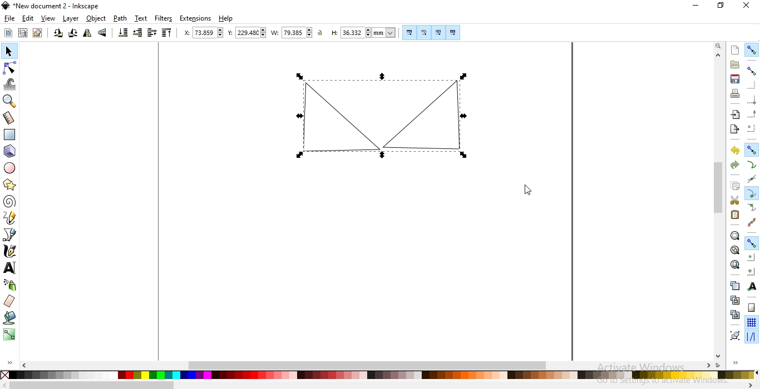 The width and height of the screenshot is (760, 389). What do you see at coordinates (527, 190) in the screenshot?
I see `cursor` at bounding box center [527, 190].